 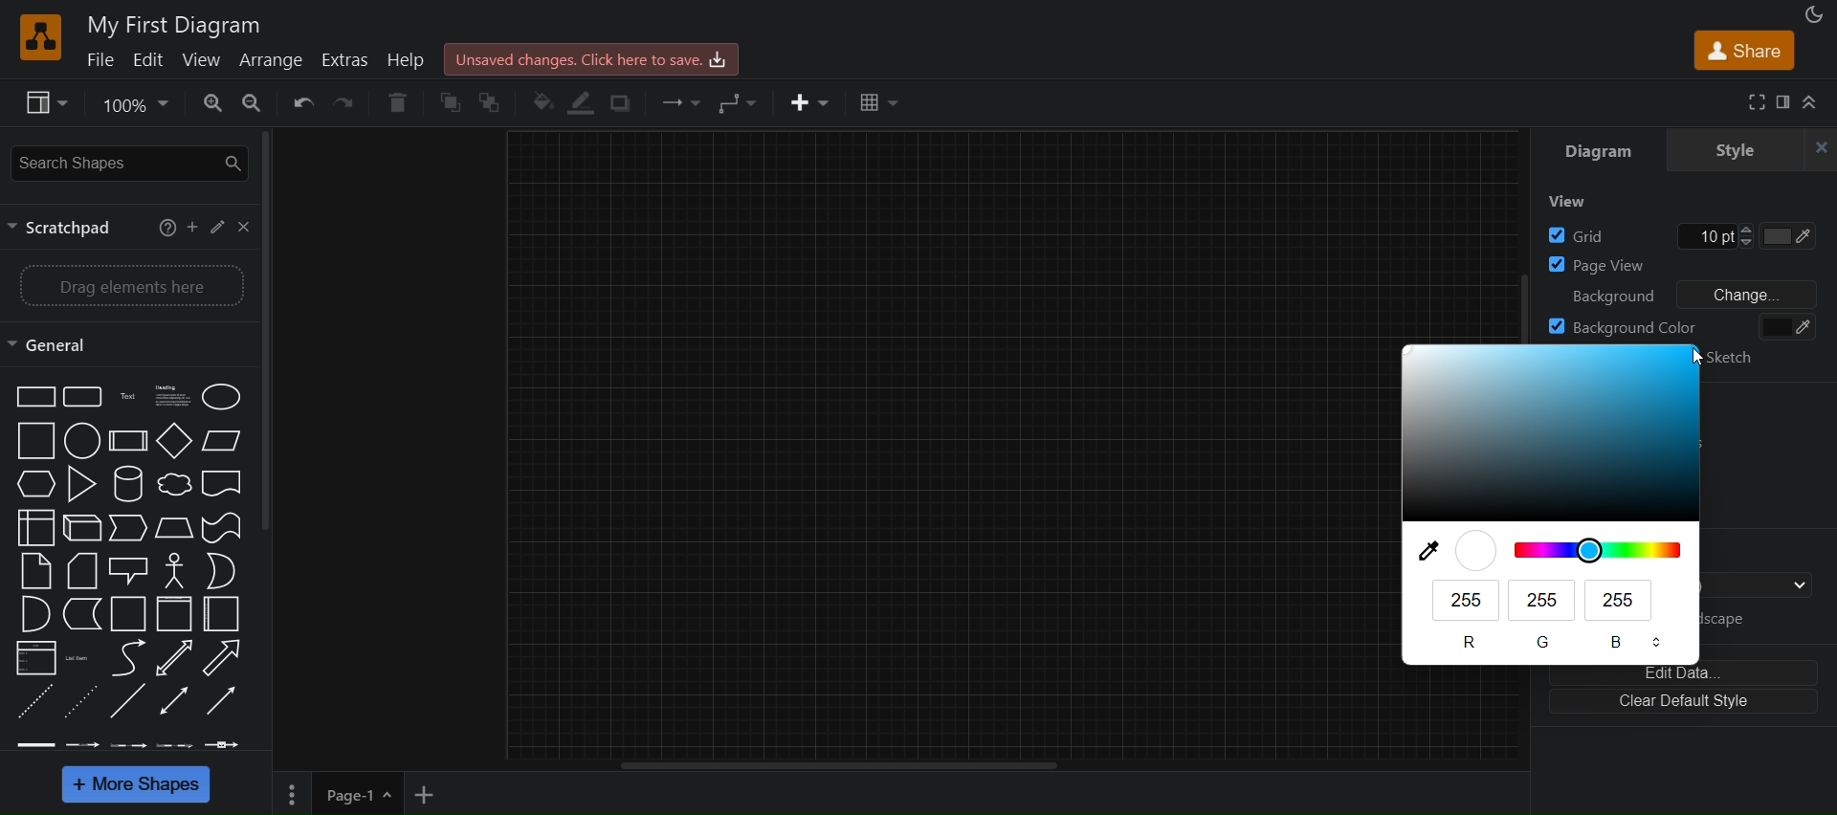 I want to click on table, so click(x=881, y=104).